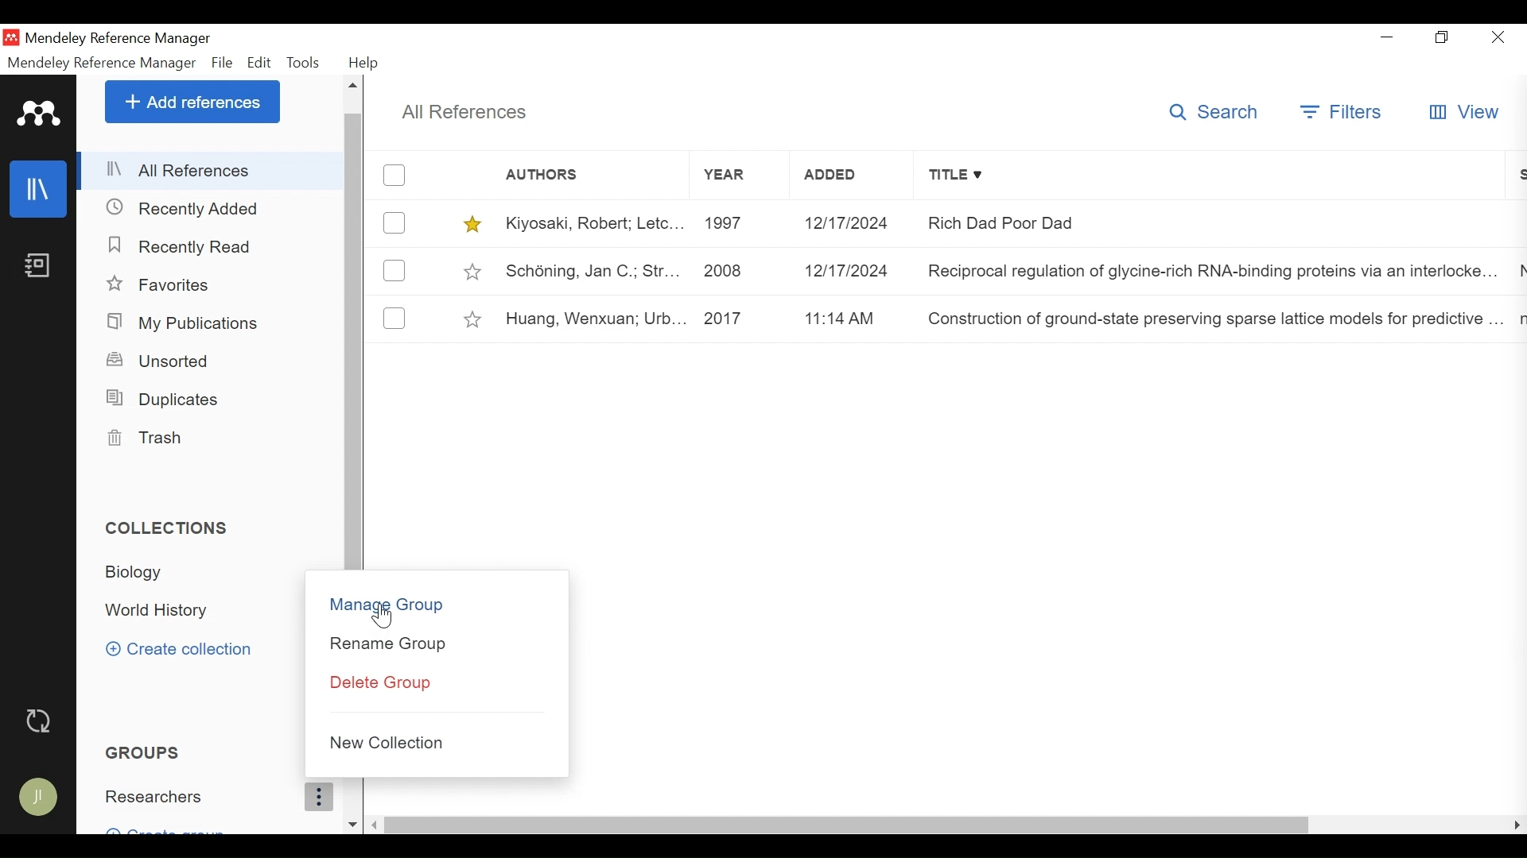  I want to click on Rename Group, so click(437, 645).